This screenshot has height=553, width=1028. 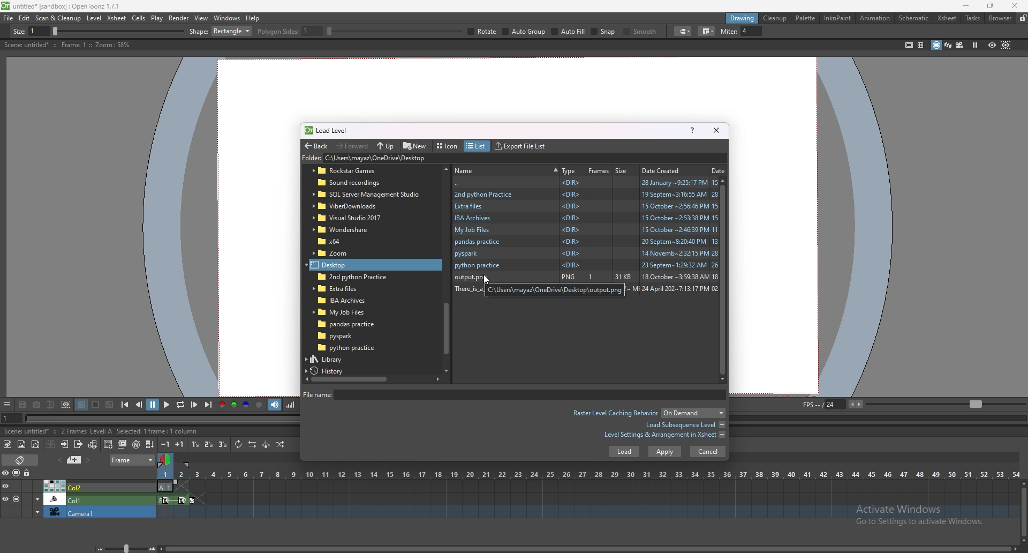 I want to click on open x subsheet, so click(x=65, y=444).